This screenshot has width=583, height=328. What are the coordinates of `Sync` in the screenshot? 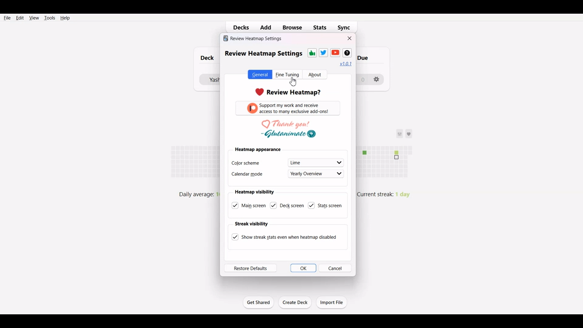 It's located at (347, 27).